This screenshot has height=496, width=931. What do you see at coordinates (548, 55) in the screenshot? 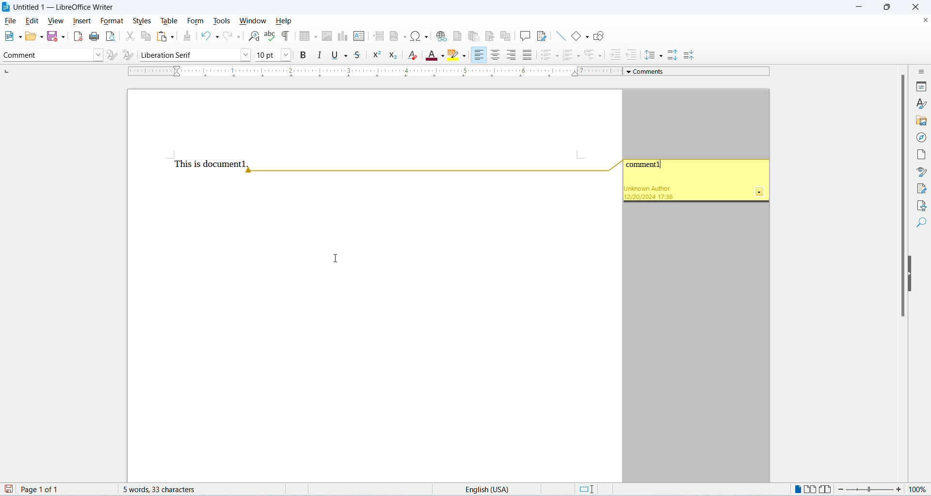
I see `unordered list` at bounding box center [548, 55].